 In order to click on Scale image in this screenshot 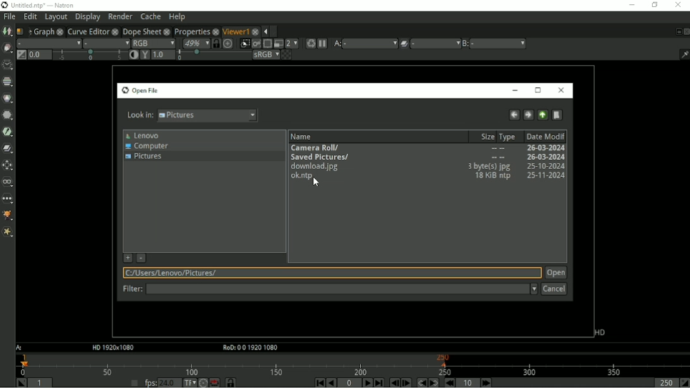, I will do `click(229, 43)`.